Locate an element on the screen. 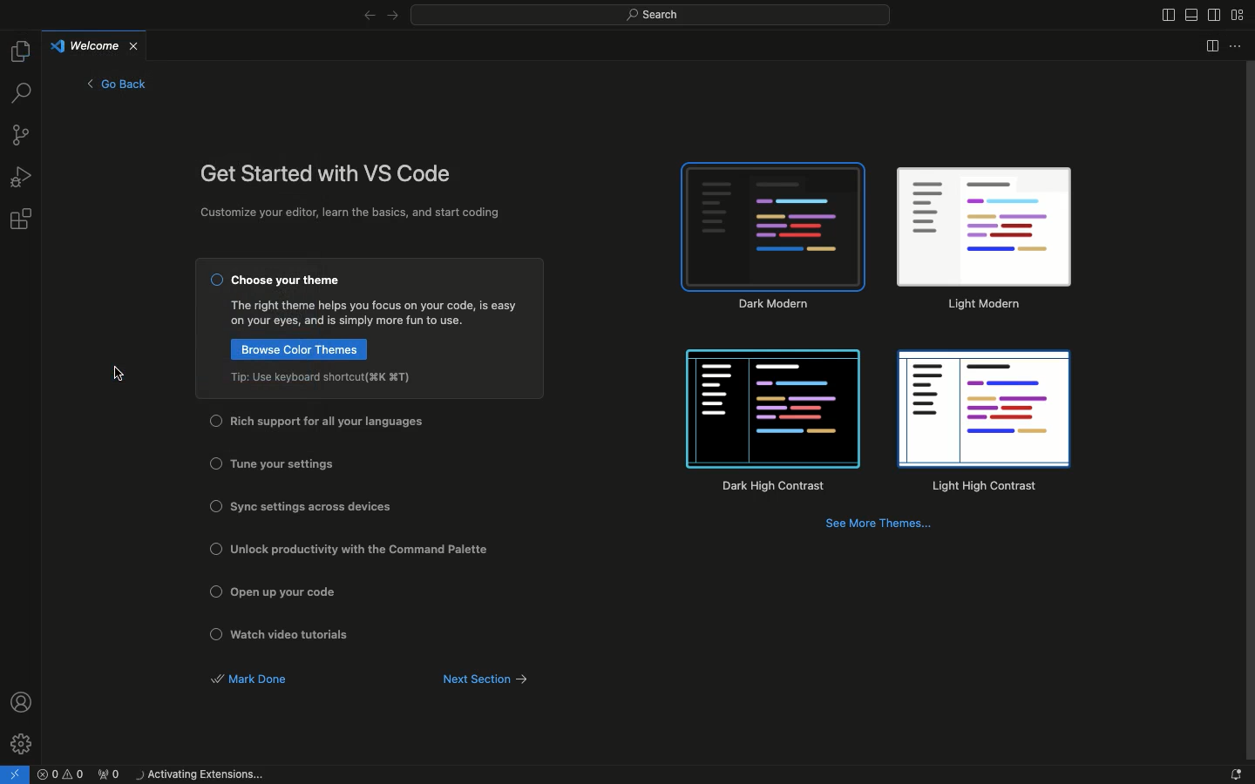 The width and height of the screenshot is (1255, 784). cursor is located at coordinates (121, 373).